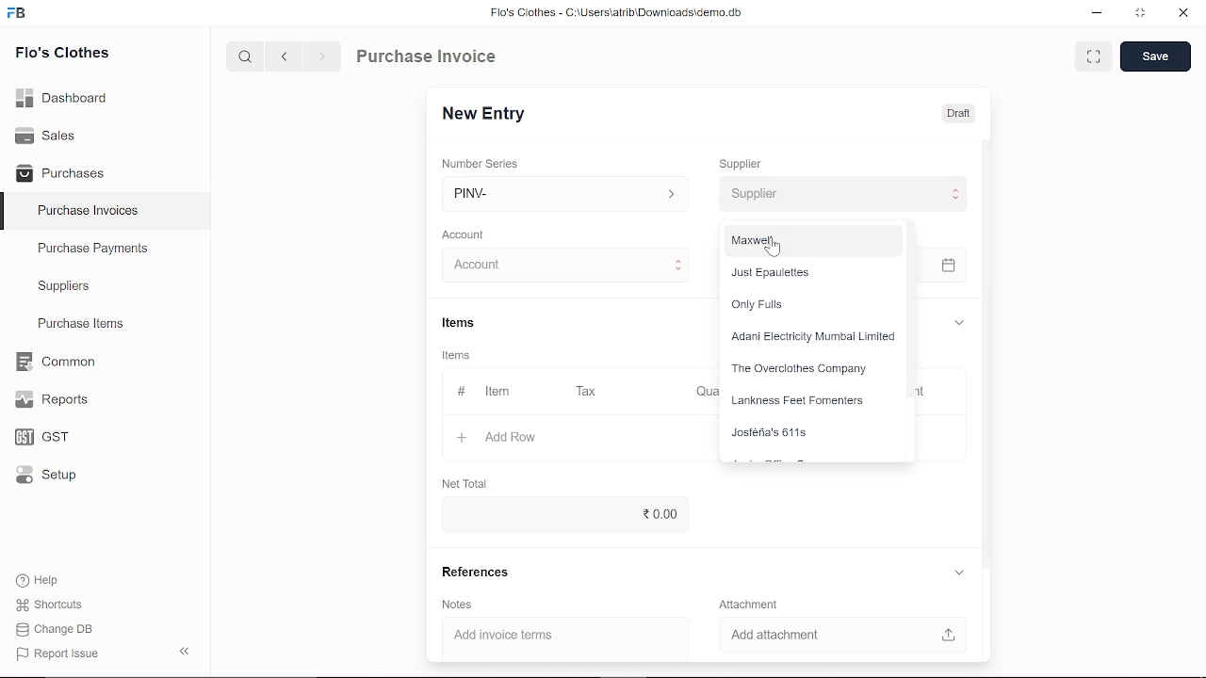 Image resolution: width=1206 pixels, height=678 pixels. What do you see at coordinates (78, 325) in the screenshot?
I see `Purchase ltems` at bounding box center [78, 325].